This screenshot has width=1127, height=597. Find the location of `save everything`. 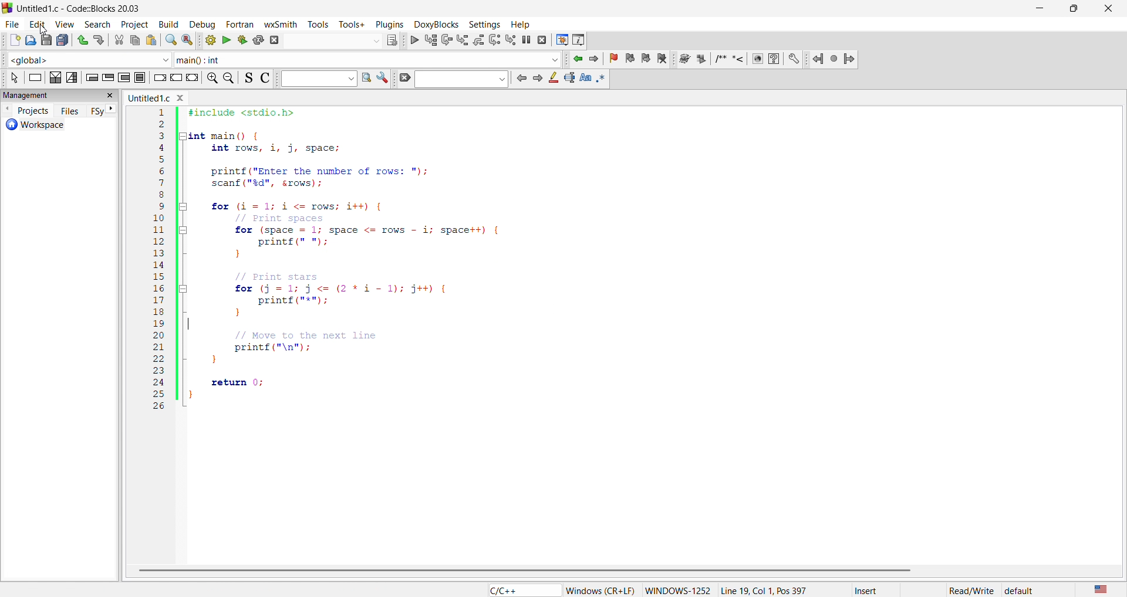

save everything is located at coordinates (65, 40).